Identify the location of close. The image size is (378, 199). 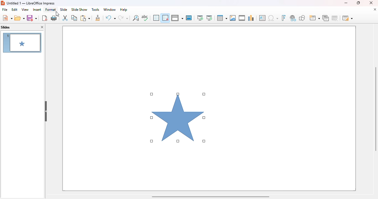
(371, 3).